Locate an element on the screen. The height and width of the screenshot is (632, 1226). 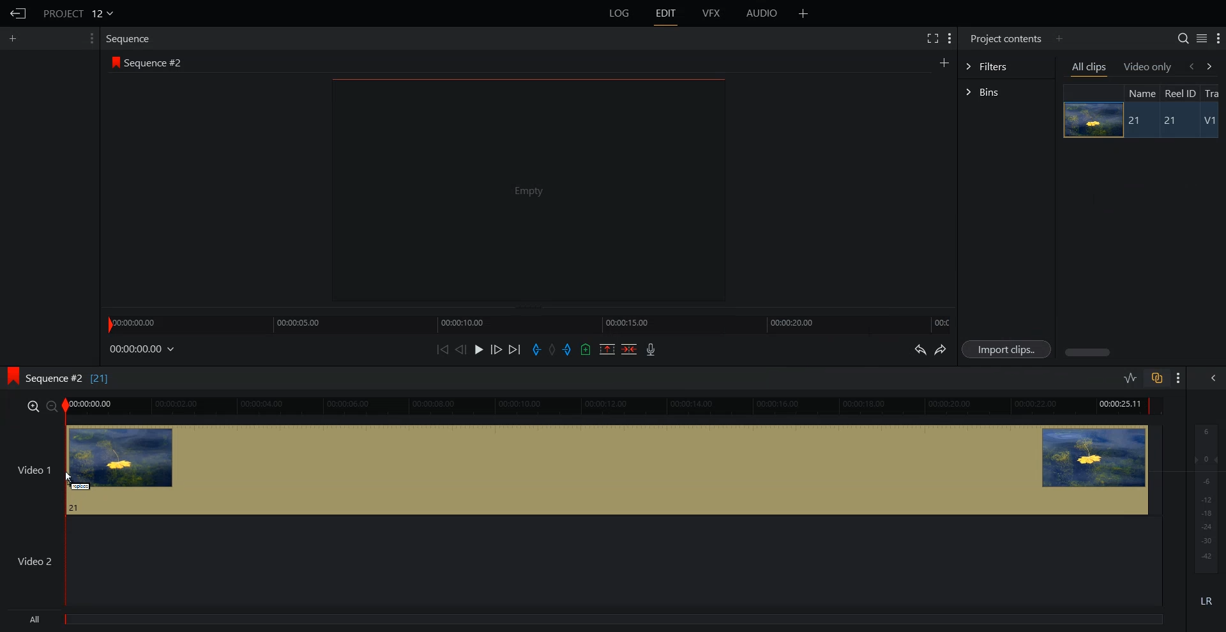
Timeline is located at coordinates (616, 406).